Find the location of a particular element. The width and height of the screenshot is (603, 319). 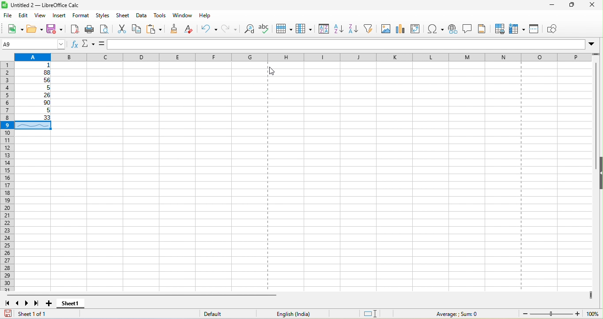

chart is located at coordinates (400, 29).